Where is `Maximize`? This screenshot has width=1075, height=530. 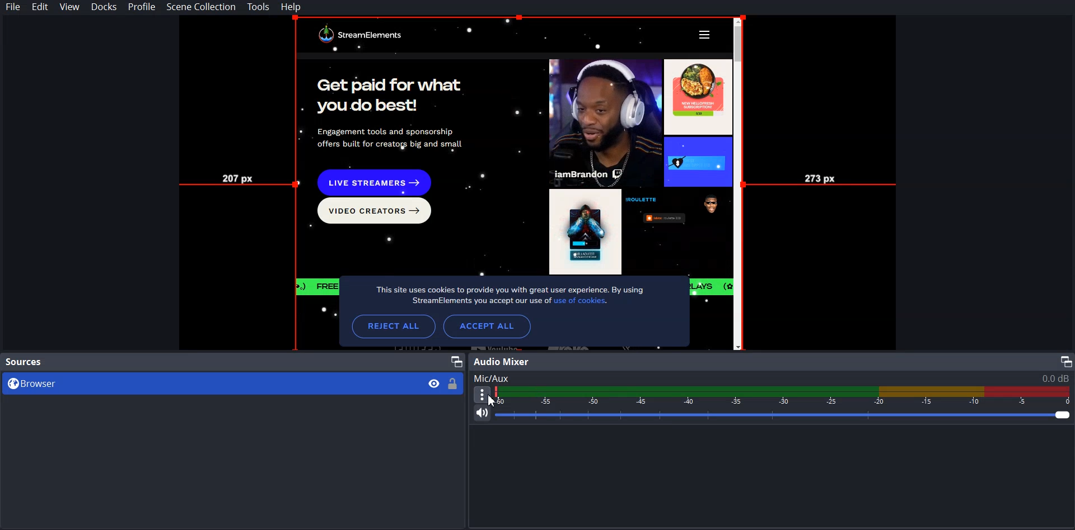 Maximize is located at coordinates (1065, 361).